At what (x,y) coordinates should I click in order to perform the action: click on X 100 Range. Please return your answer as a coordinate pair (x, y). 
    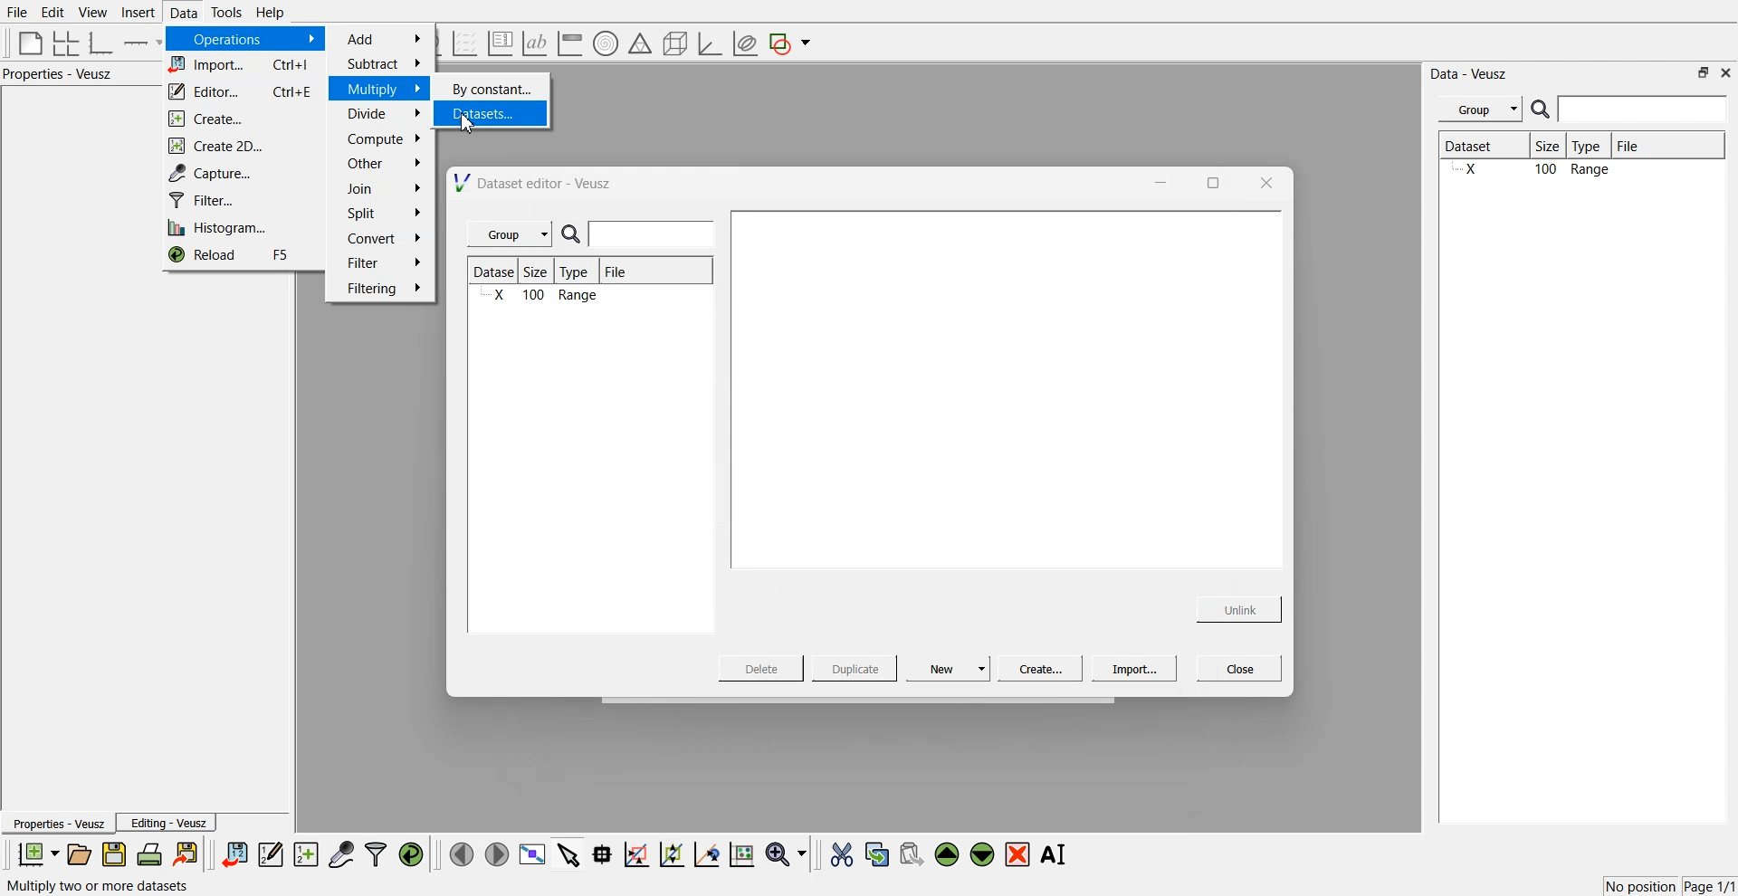
    Looking at the image, I should click on (1579, 171).